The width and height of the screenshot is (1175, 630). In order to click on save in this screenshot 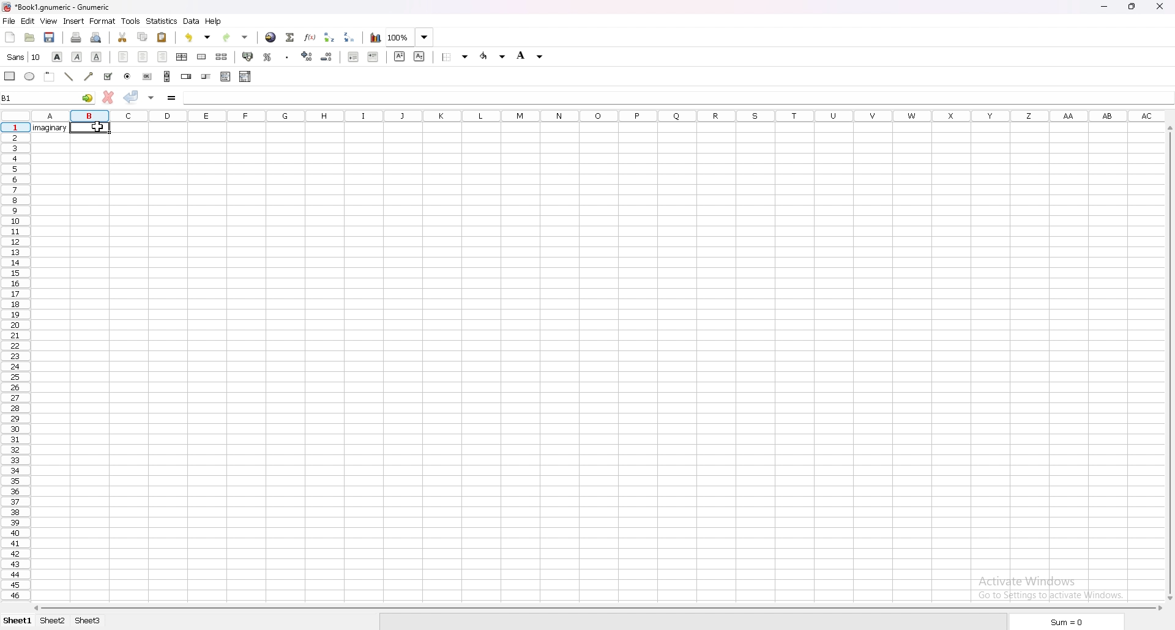, I will do `click(49, 37)`.